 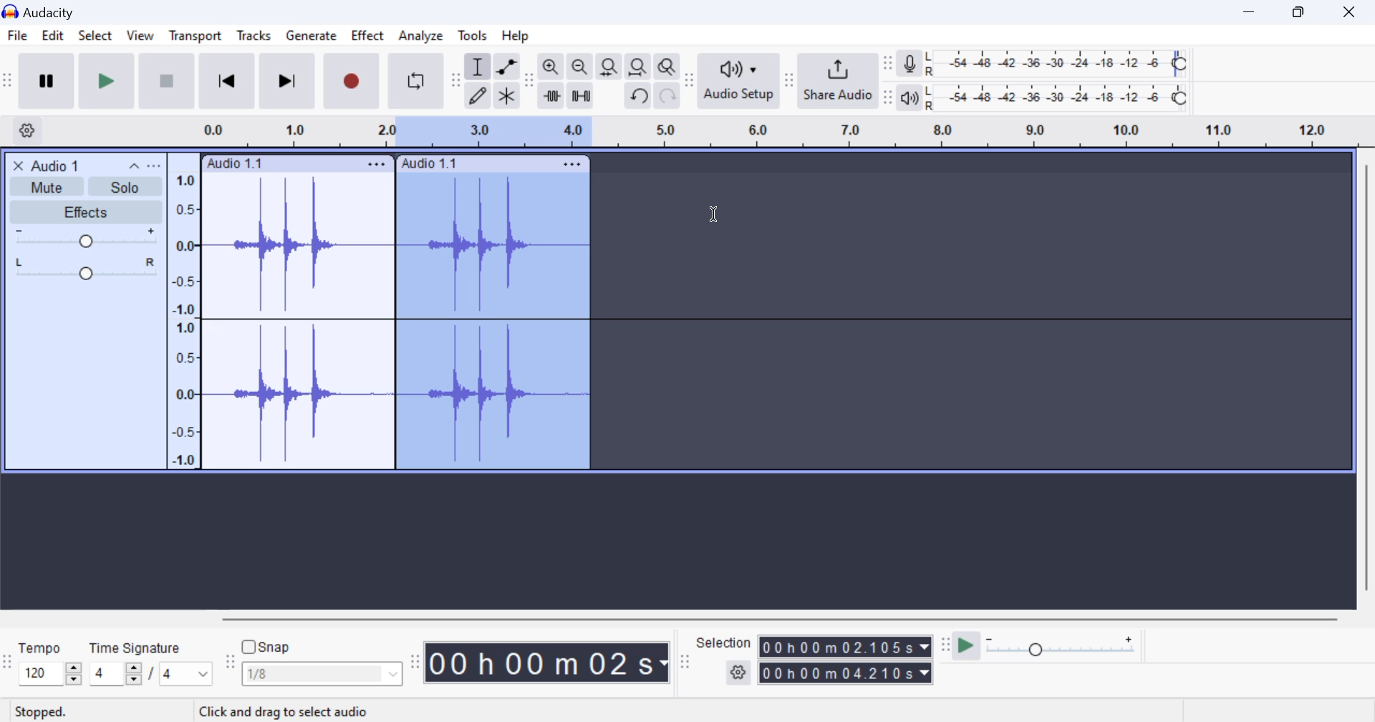 What do you see at coordinates (42, 713) in the screenshot?
I see `Clip Status` at bounding box center [42, 713].